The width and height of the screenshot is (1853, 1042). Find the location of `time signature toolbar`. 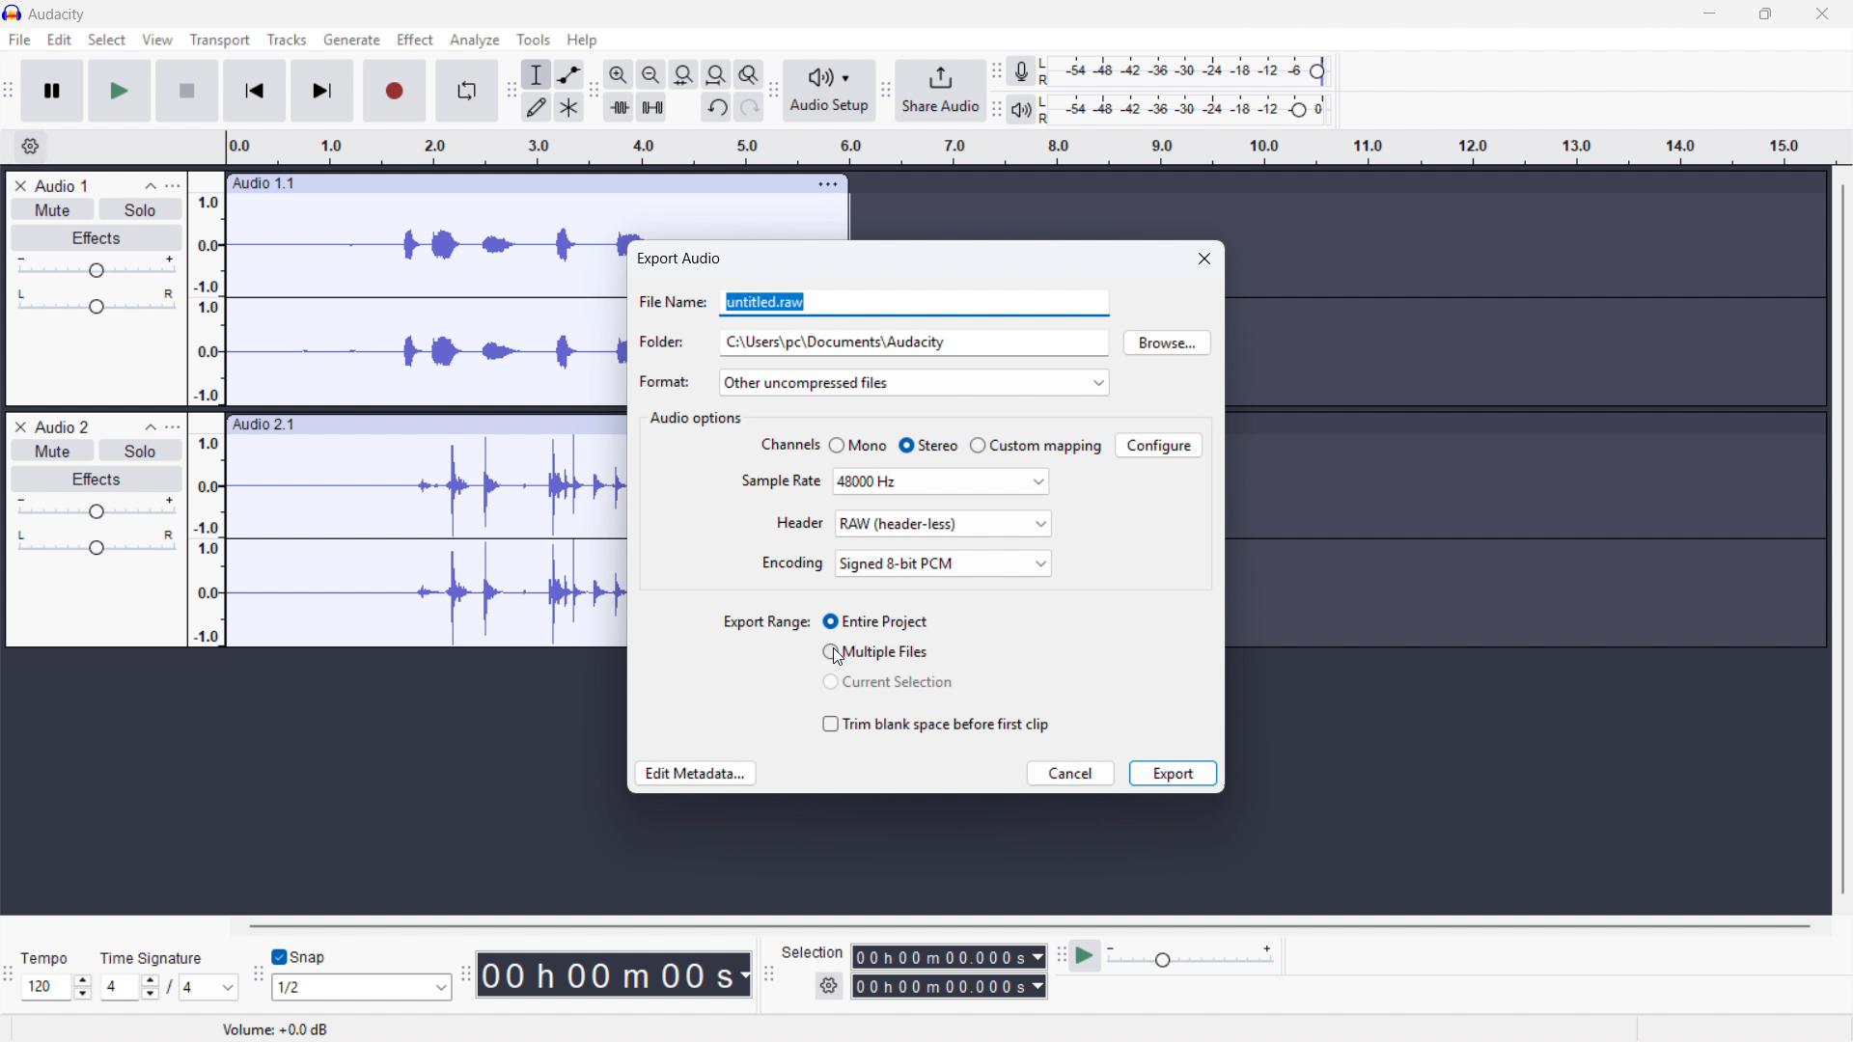

time signature toolbar is located at coordinates (9, 974).